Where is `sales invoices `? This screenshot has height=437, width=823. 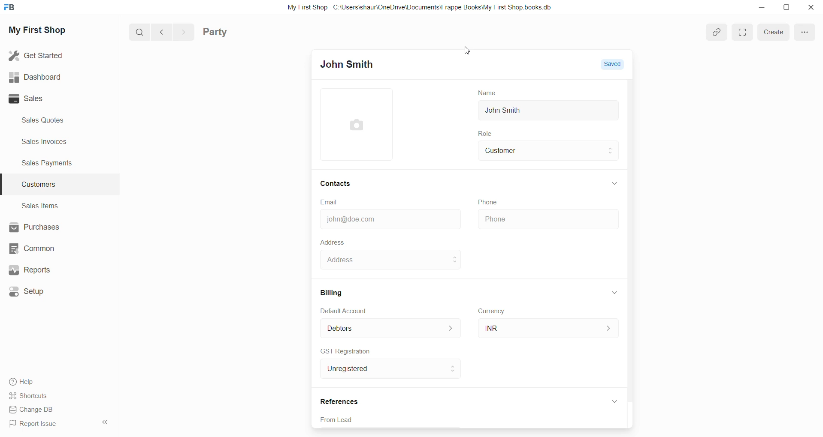 sales invoices  is located at coordinates (44, 142).